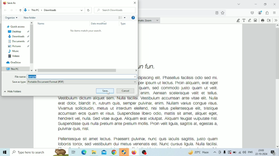 The width and height of the screenshot is (279, 156). What do you see at coordinates (73, 152) in the screenshot?
I see `Task View` at bounding box center [73, 152].